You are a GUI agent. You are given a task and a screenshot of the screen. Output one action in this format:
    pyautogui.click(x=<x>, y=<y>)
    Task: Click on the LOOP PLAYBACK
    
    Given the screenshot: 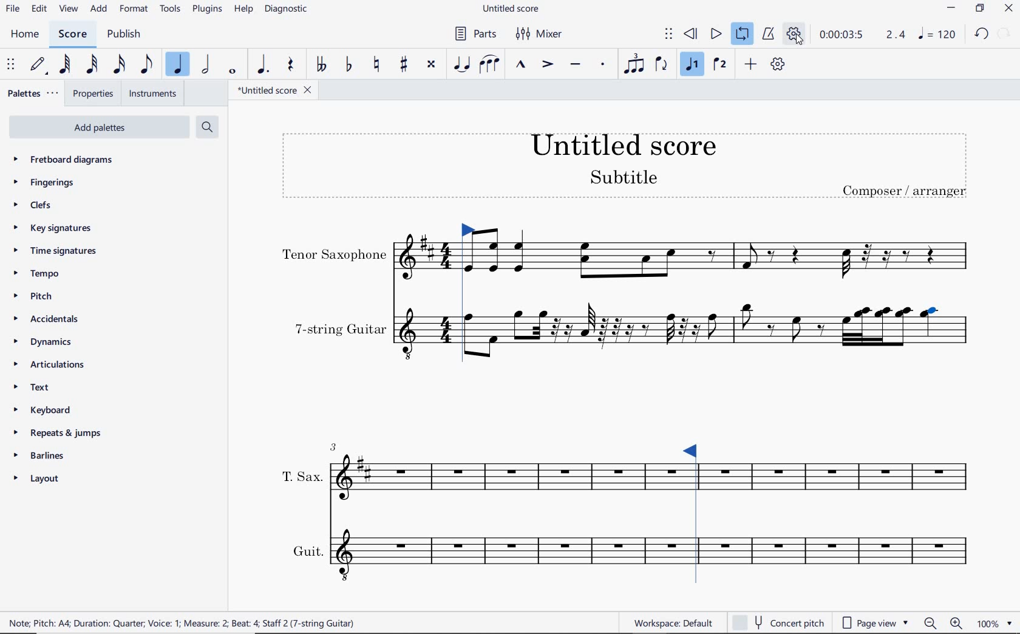 What is the action you would take?
    pyautogui.click(x=742, y=33)
    